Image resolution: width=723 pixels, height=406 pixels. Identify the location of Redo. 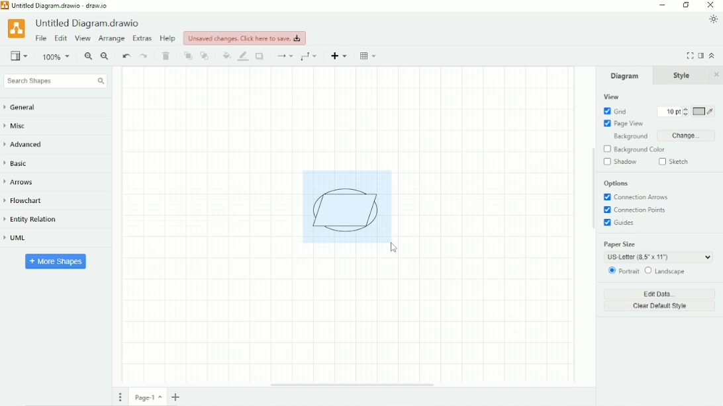
(144, 56).